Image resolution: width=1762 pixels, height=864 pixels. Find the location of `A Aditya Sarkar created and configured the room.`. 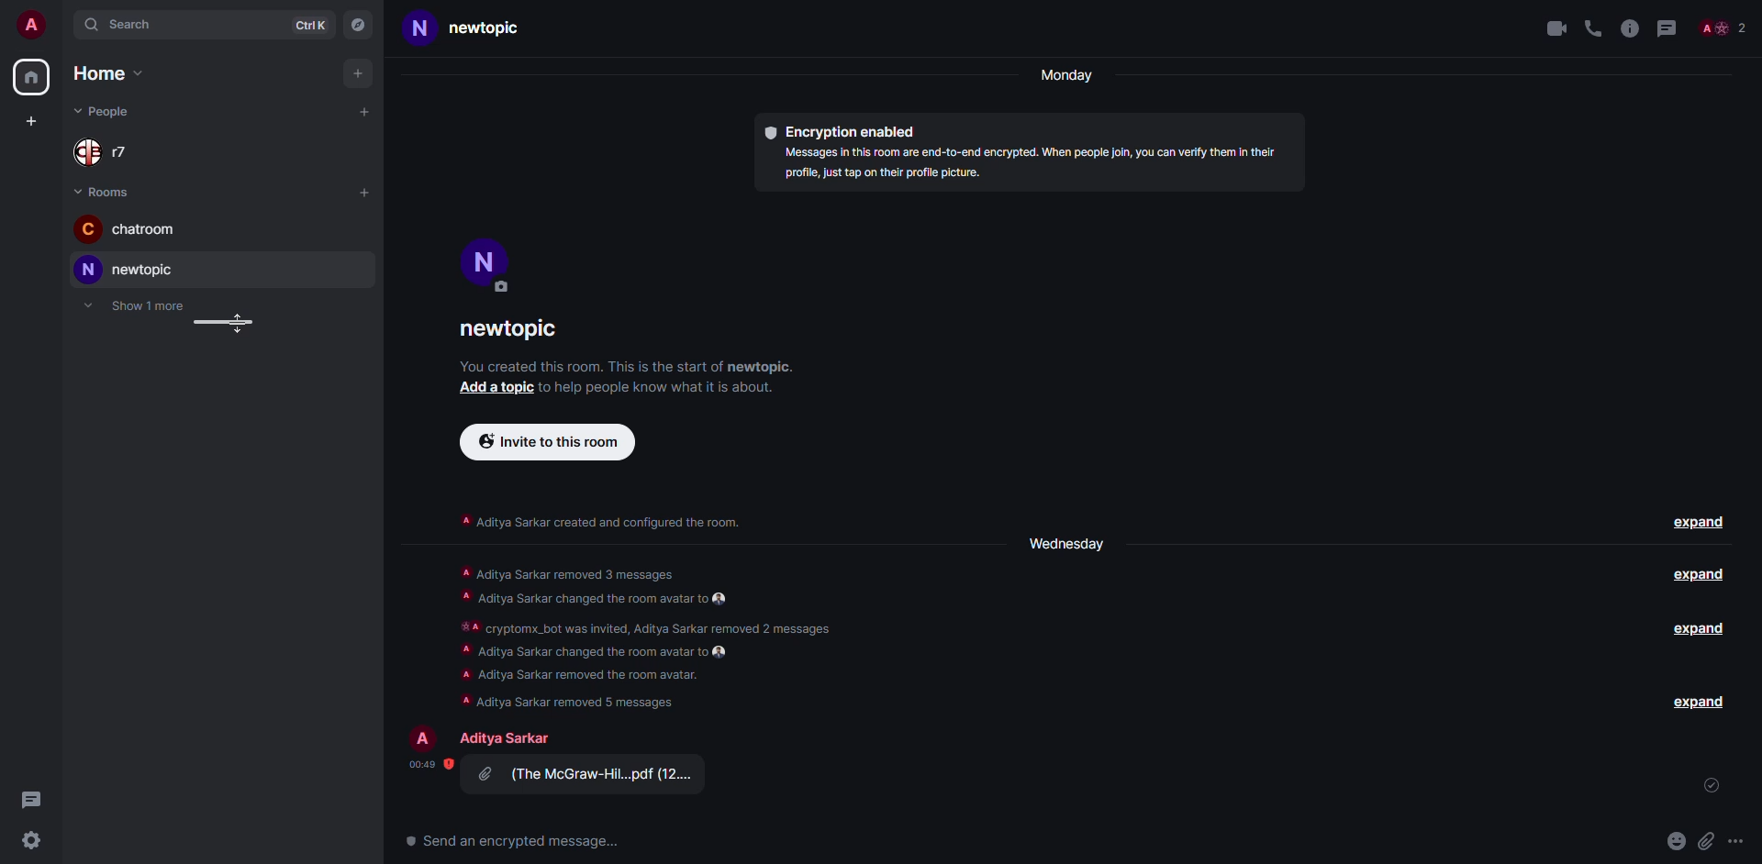

A Aditya Sarkar created and configured the room. is located at coordinates (598, 522).